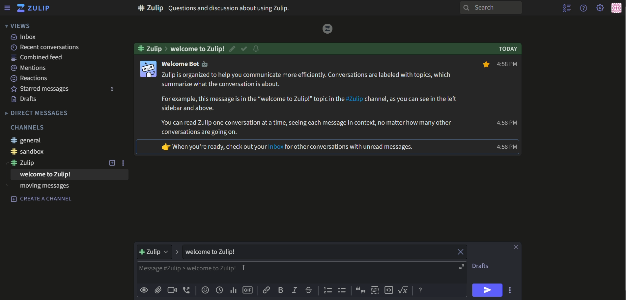  What do you see at coordinates (187, 290) in the screenshot?
I see `add voice call` at bounding box center [187, 290].